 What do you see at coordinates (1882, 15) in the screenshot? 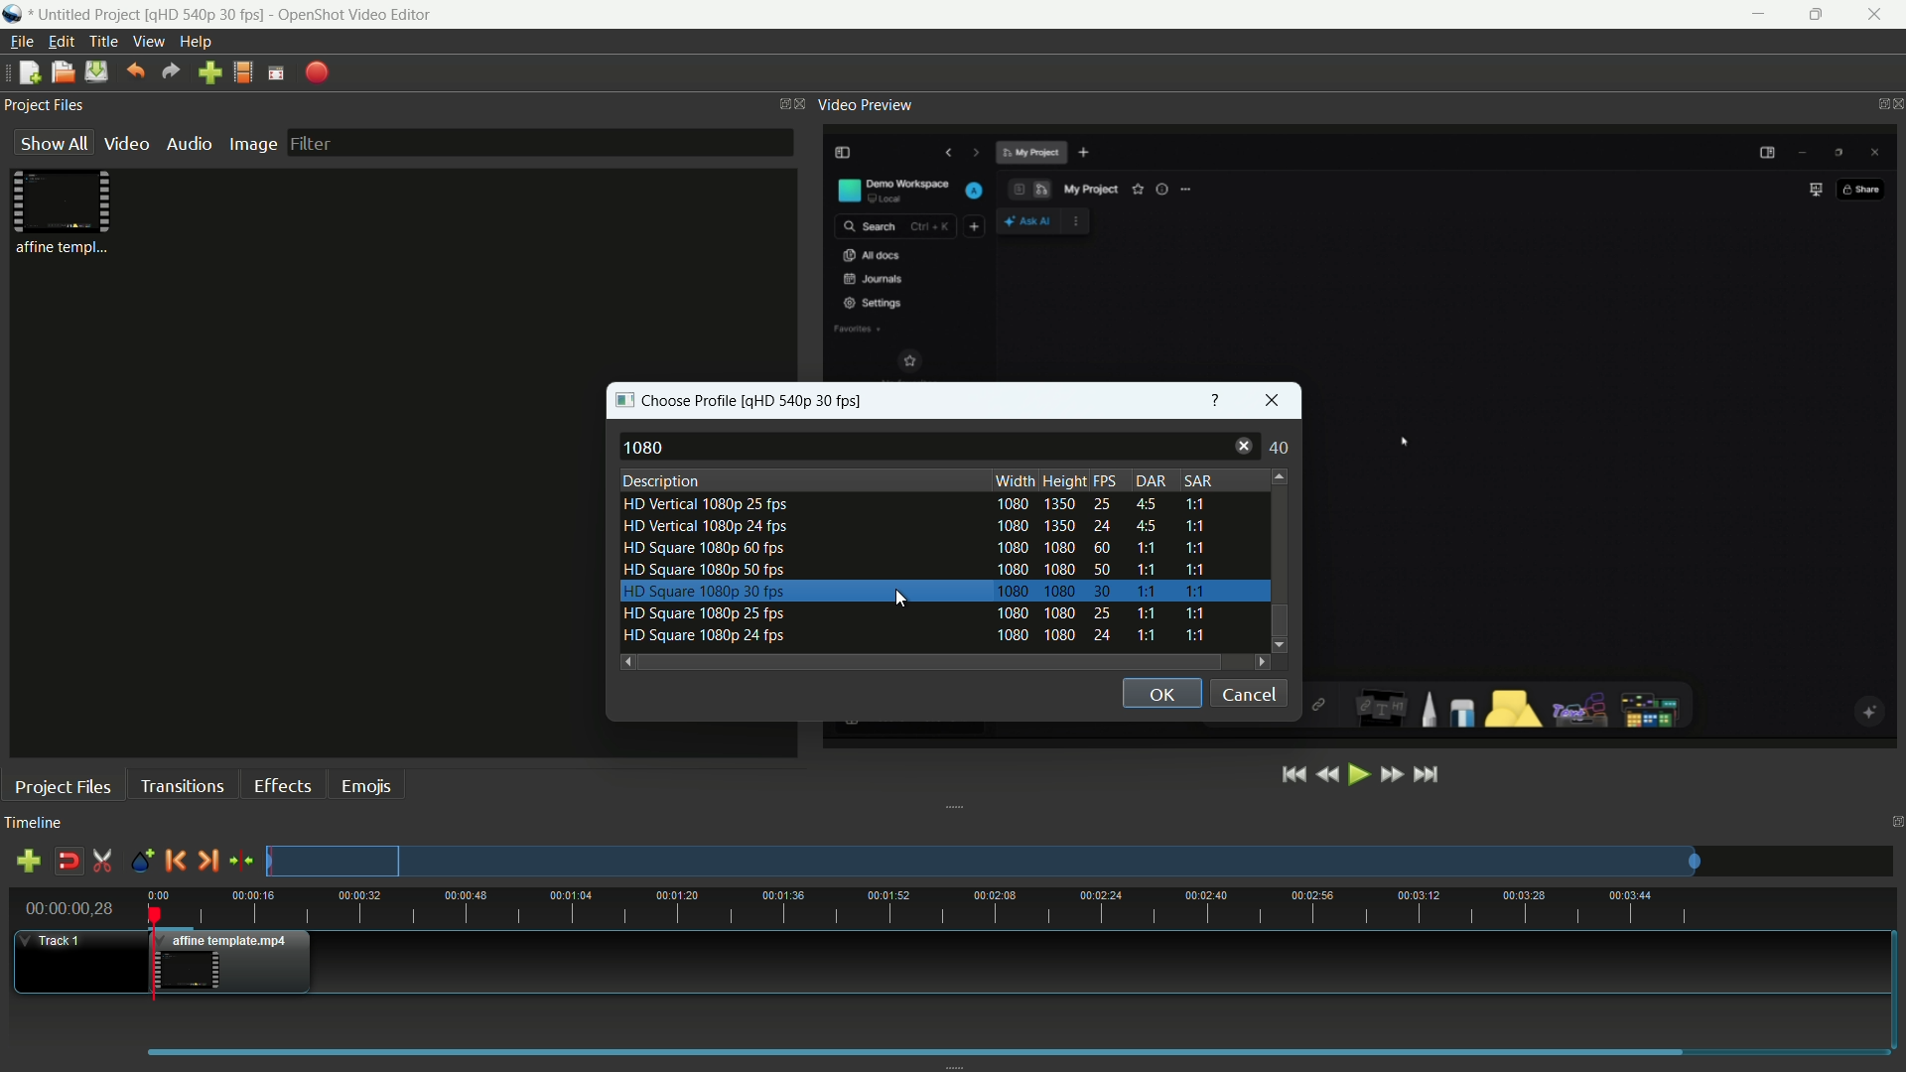
I see `close app` at bounding box center [1882, 15].